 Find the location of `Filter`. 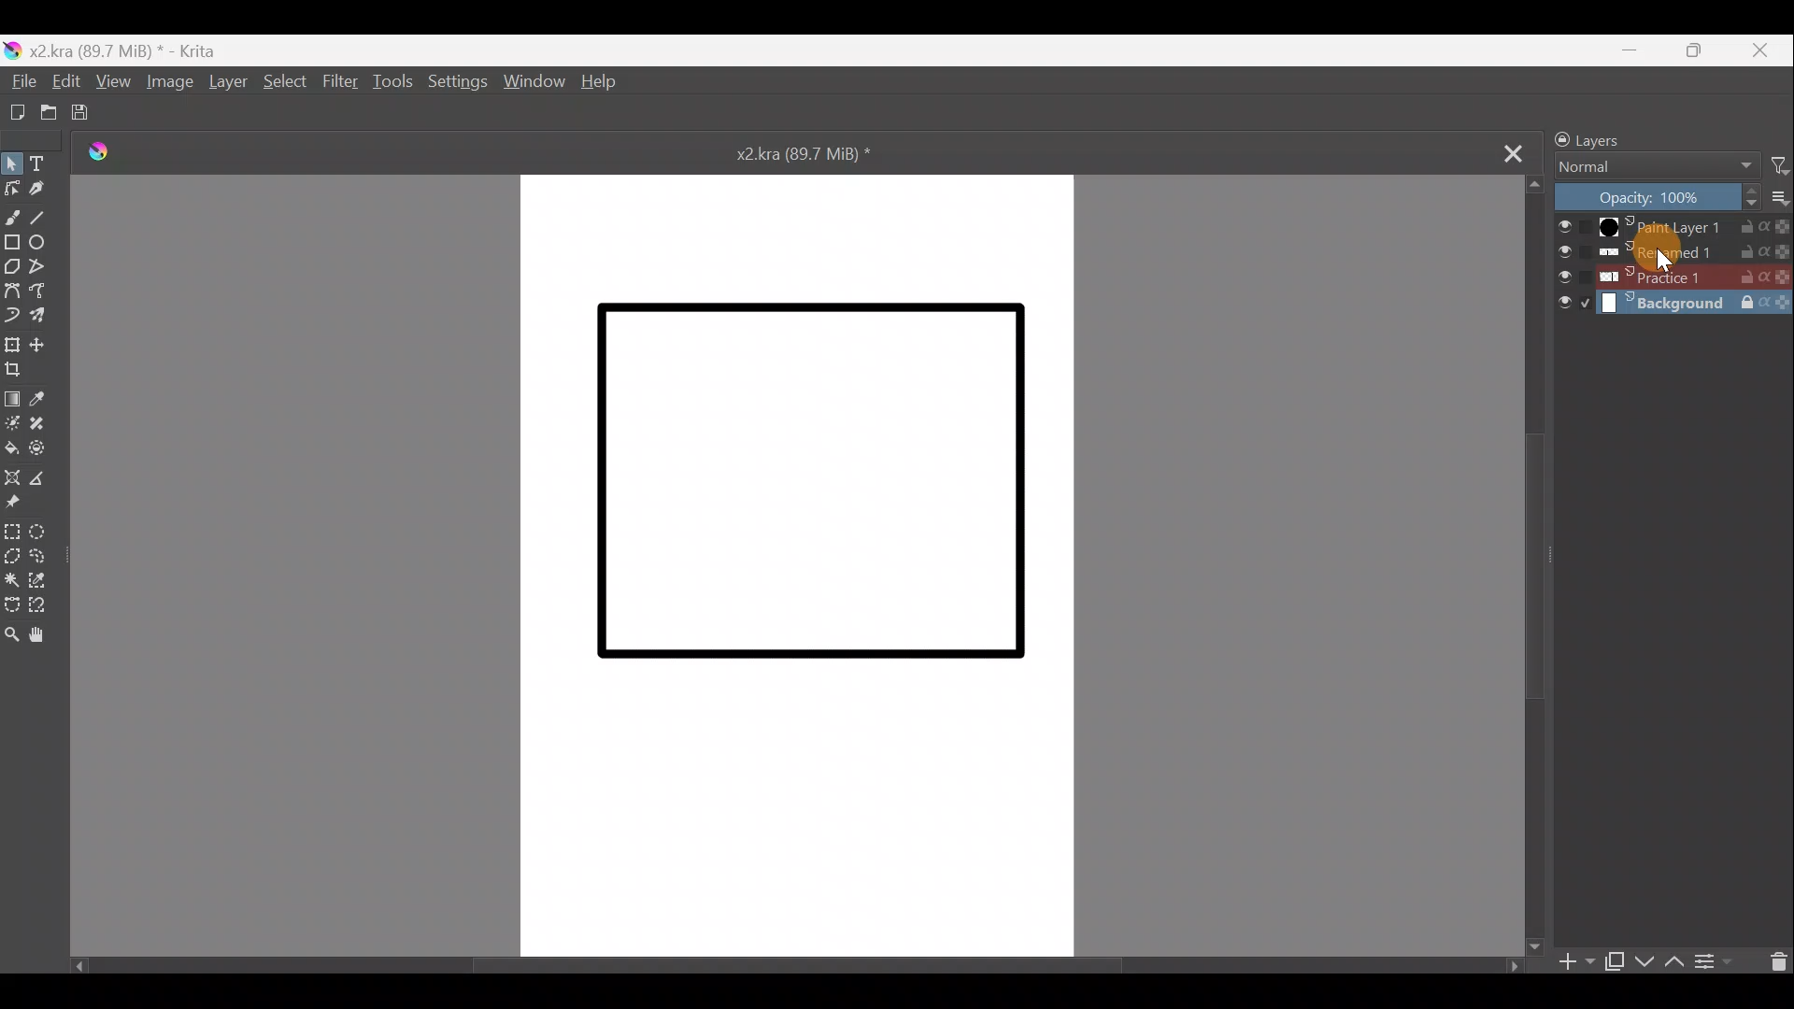

Filter is located at coordinates (1778, 166).